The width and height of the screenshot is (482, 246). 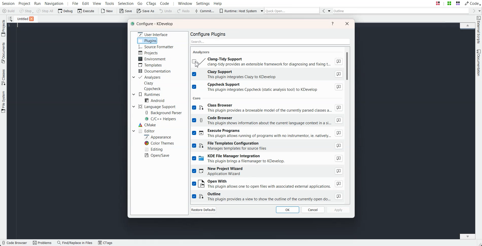 What do you see at coordinates (159, 143) in the screenshot?
I see `Color Themes` at bounding box center [159, 143].